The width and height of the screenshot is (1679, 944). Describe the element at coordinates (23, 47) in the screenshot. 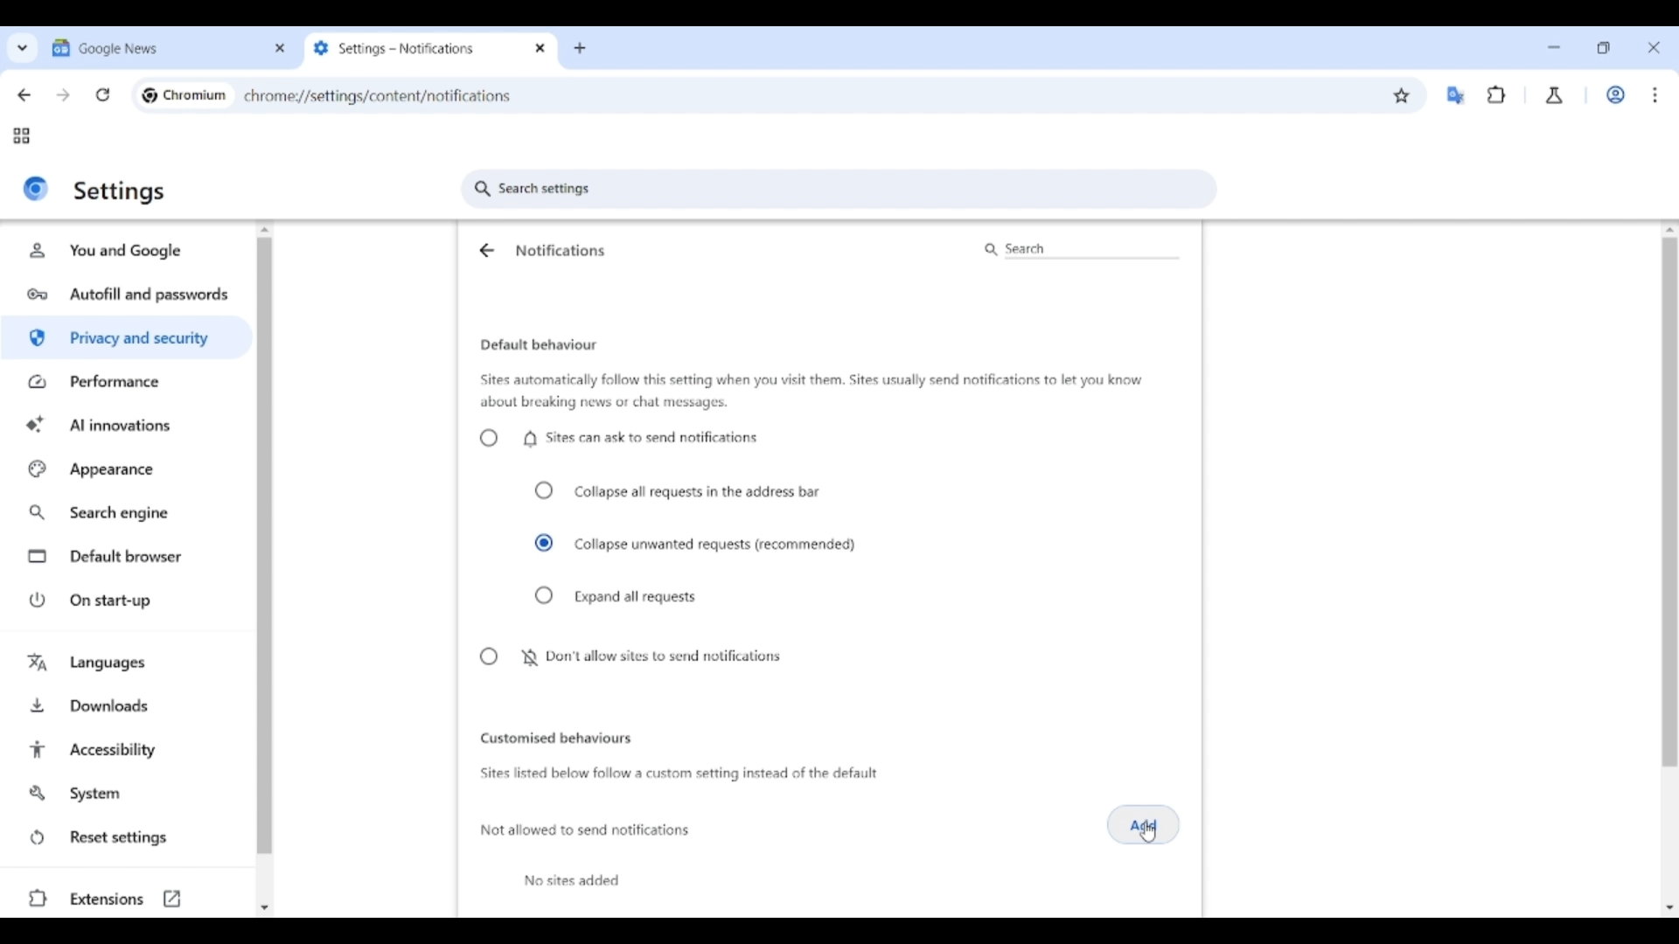

I see `Search tabs` at that location.